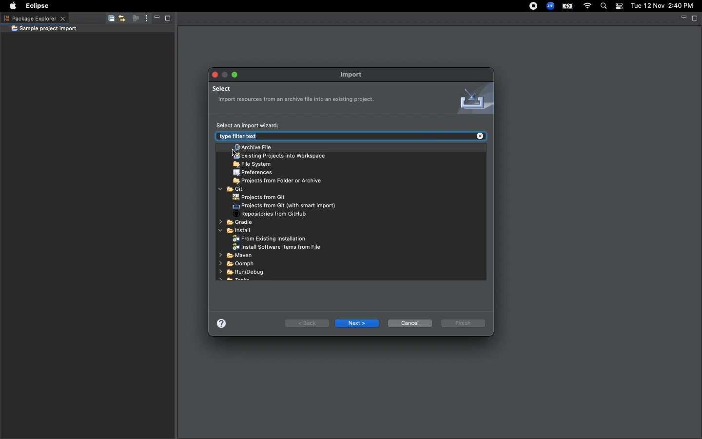 This screenshot has width=702, height=439. Describe the element at coordinates (530, 9) in the screenshot. I see `Recording` at that location.